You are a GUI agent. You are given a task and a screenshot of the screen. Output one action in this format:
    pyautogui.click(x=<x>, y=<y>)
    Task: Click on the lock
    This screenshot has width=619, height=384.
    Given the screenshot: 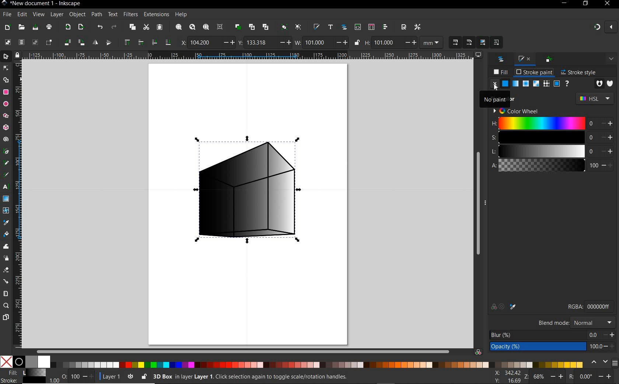 What is the action you would take?
    pyautogui.click(x=17, y=55)
    